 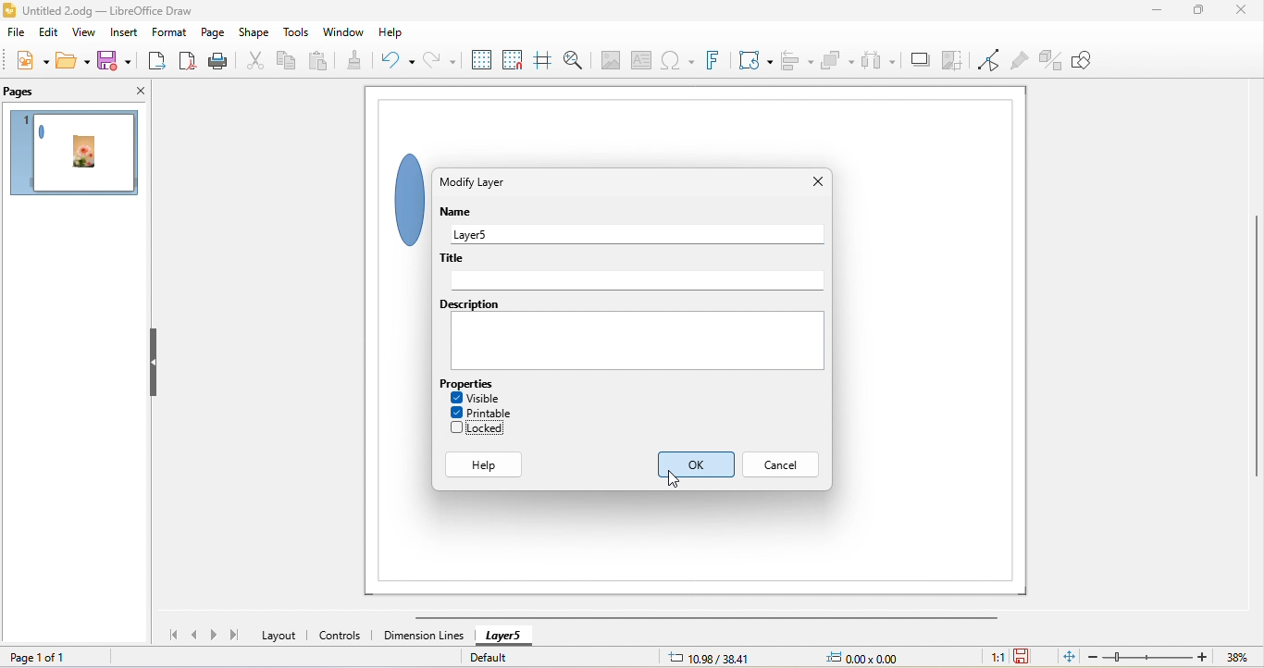 I want to click on layer 5, so click(x=503, y=637).